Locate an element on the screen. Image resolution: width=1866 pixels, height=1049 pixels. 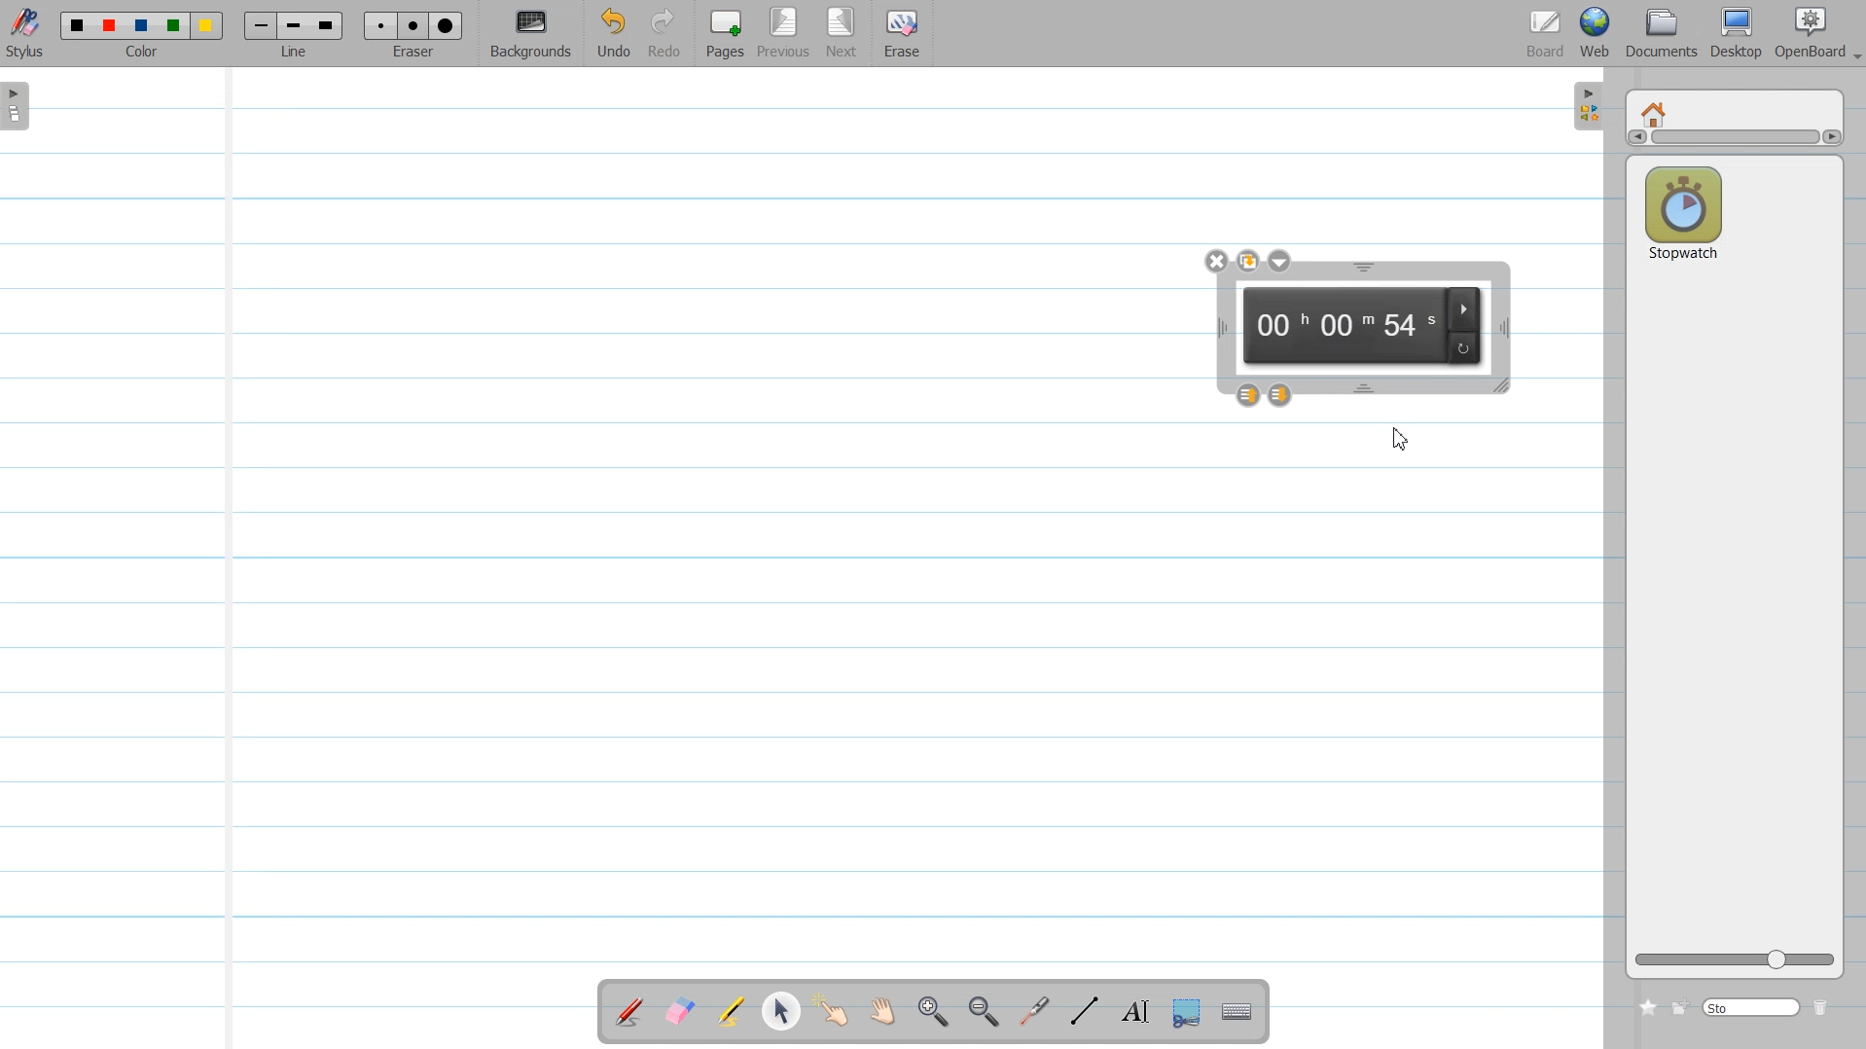
Highlight is located at coordinates (731, 1011).